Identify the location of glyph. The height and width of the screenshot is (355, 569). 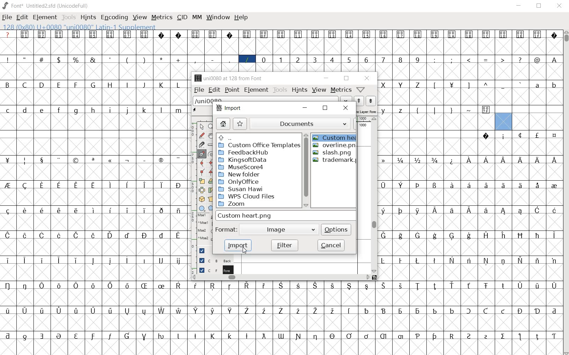
(537, 311).